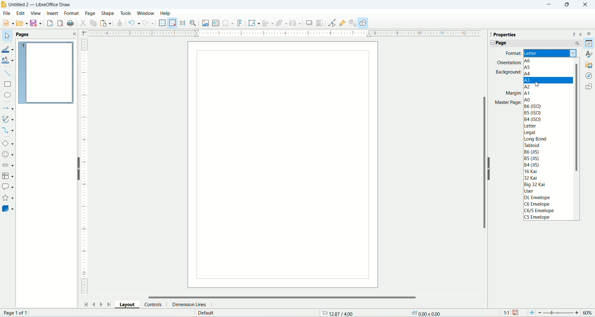  I want to click on select, so click(7, 36).